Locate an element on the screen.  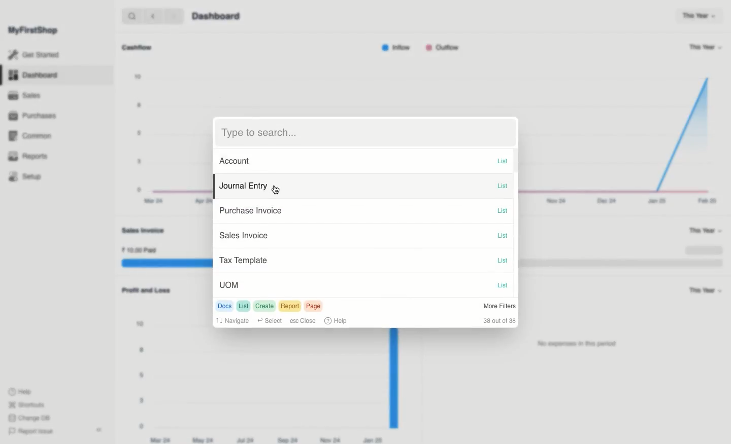
UoMm is located at coordinates (229, 285).